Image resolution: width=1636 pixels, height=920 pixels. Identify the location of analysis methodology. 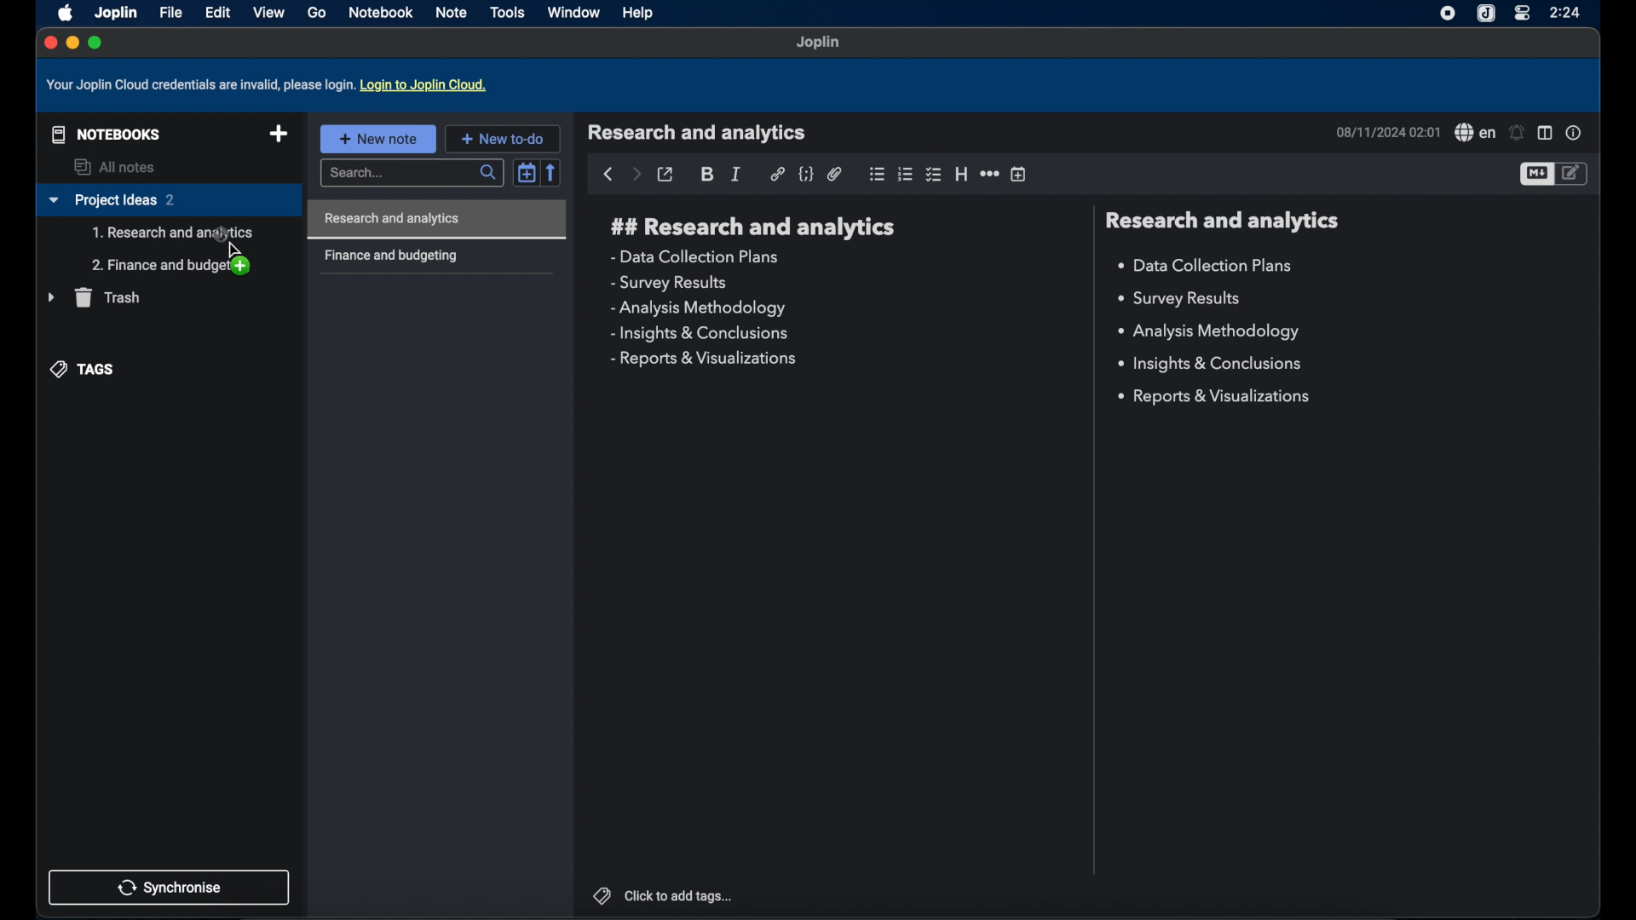
(697, 308).